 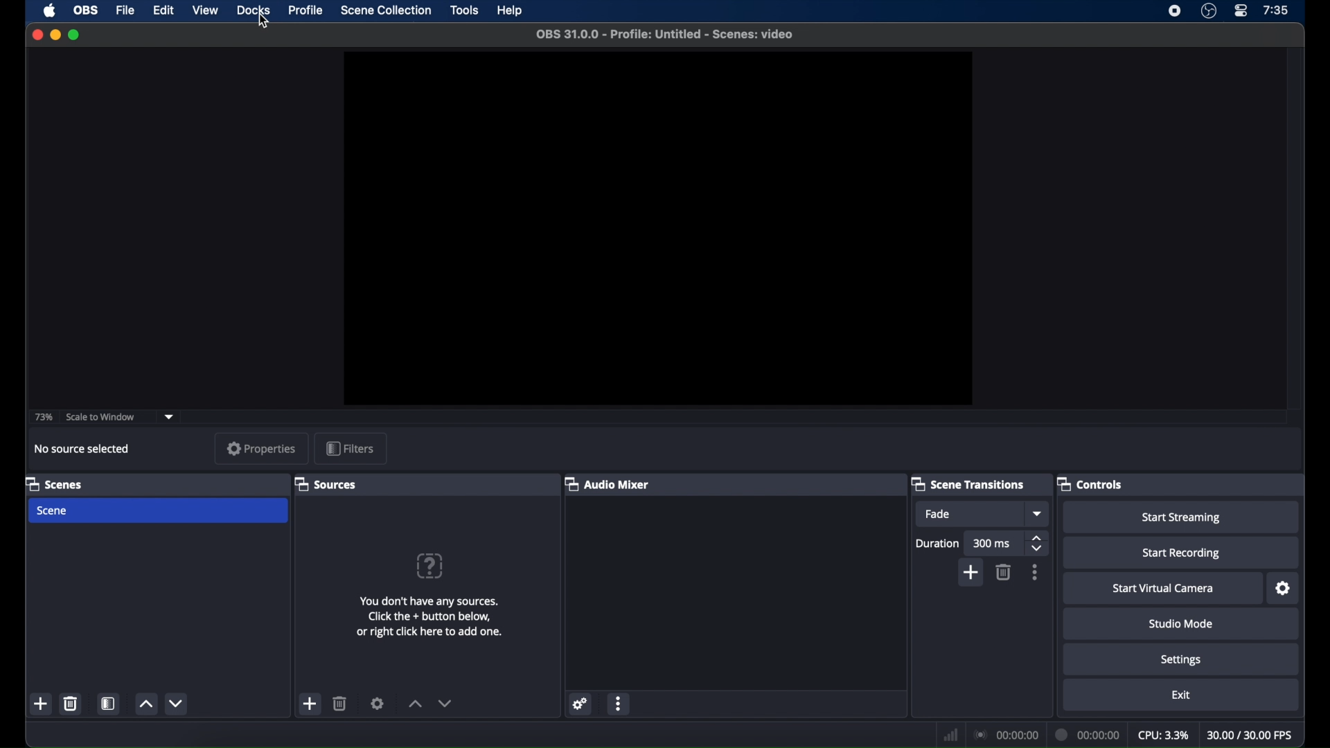 What do you see at coordinates (159, 511) in the screenshot?
I see `scene` at bounding box center [159, 511].